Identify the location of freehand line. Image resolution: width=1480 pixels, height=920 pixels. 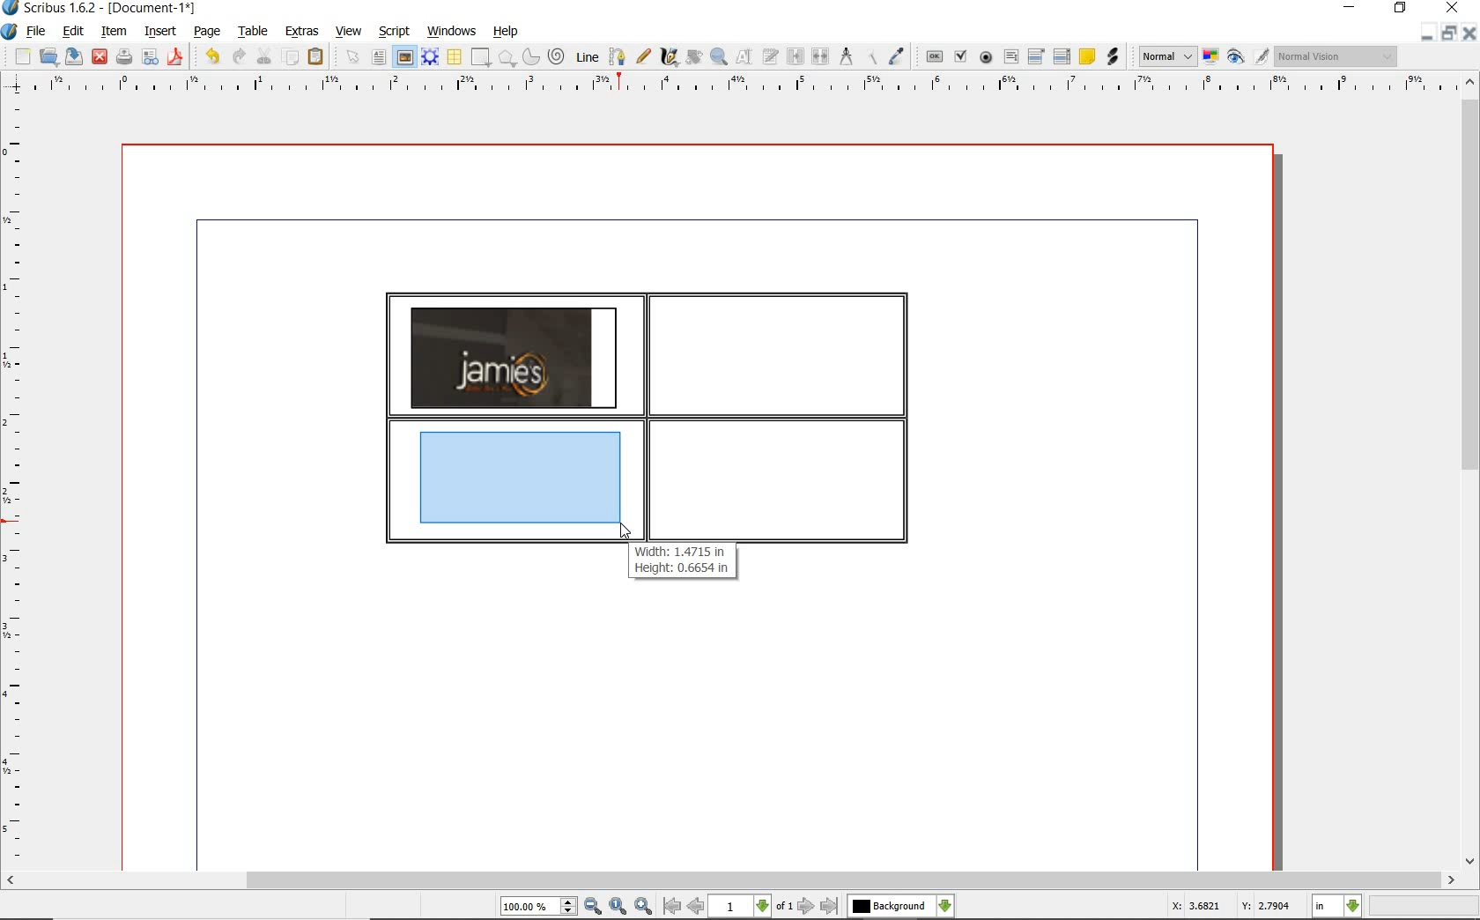
(645, 57).